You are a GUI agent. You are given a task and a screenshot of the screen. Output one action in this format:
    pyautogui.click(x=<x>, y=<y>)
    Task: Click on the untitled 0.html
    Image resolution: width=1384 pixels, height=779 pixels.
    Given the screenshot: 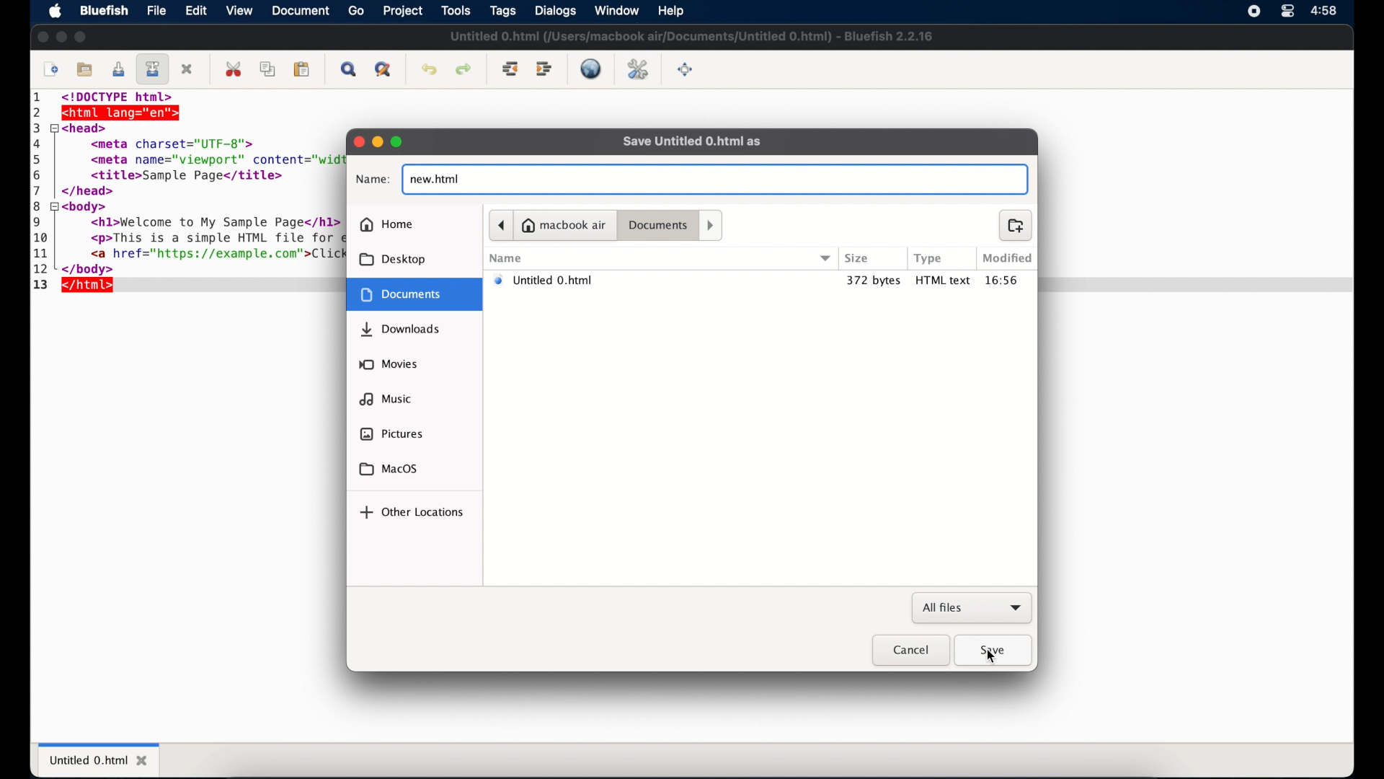 What is the action you would take?
    pyautogui.click(x=659, y=280)
    